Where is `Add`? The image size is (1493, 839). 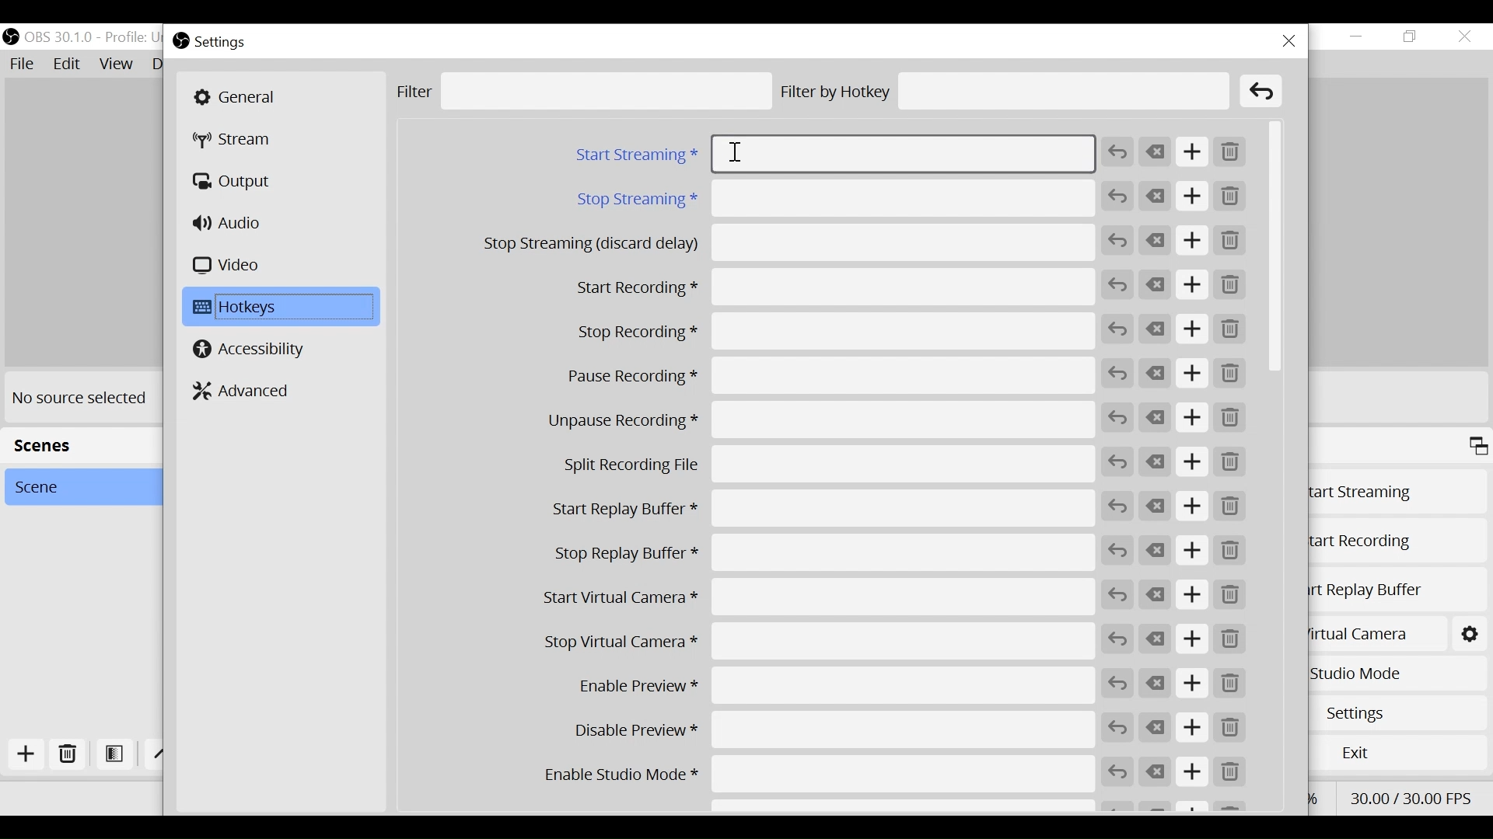
Add is located at coordinates (1194, 685).